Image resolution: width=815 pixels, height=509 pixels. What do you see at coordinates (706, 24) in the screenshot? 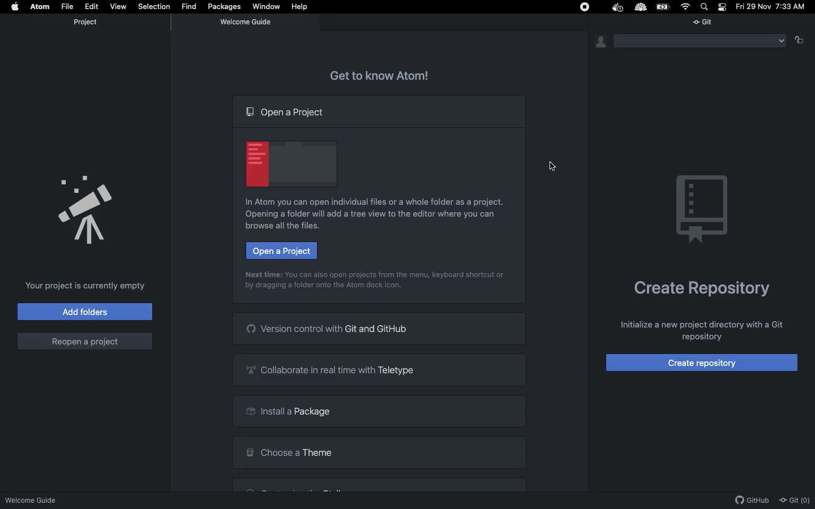
I see `Git` at bounding box center [706, 24].